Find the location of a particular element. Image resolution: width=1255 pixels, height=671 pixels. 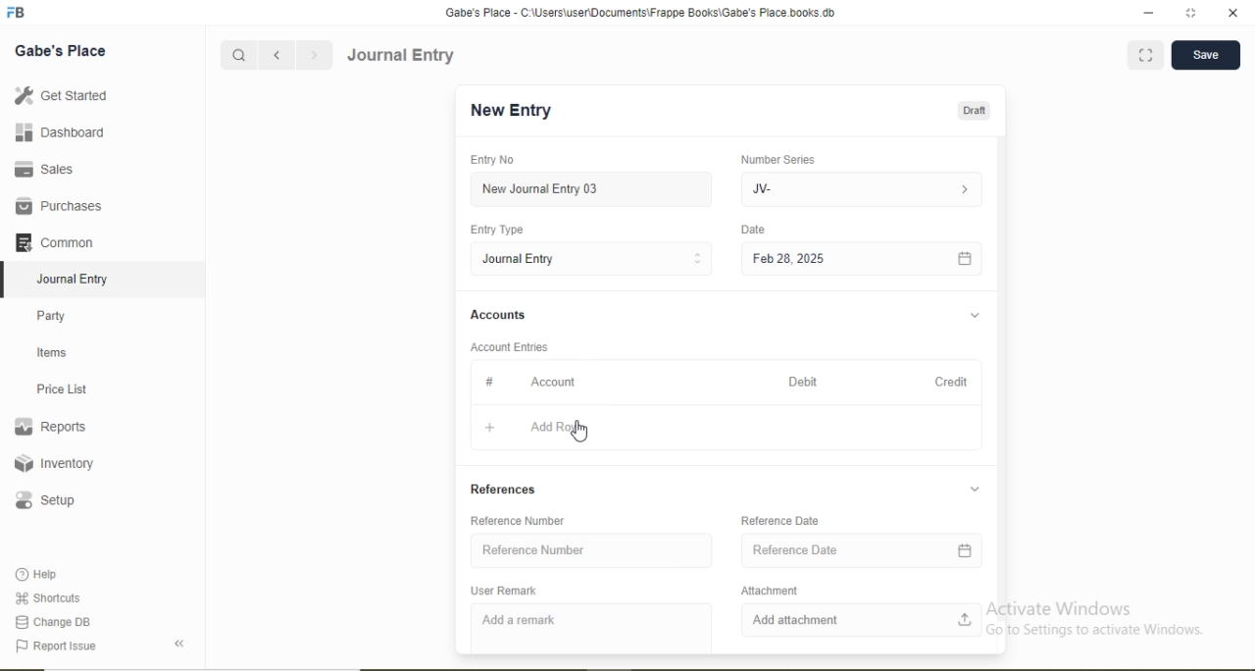

Shortcuts is located at coordinates (46, 597).